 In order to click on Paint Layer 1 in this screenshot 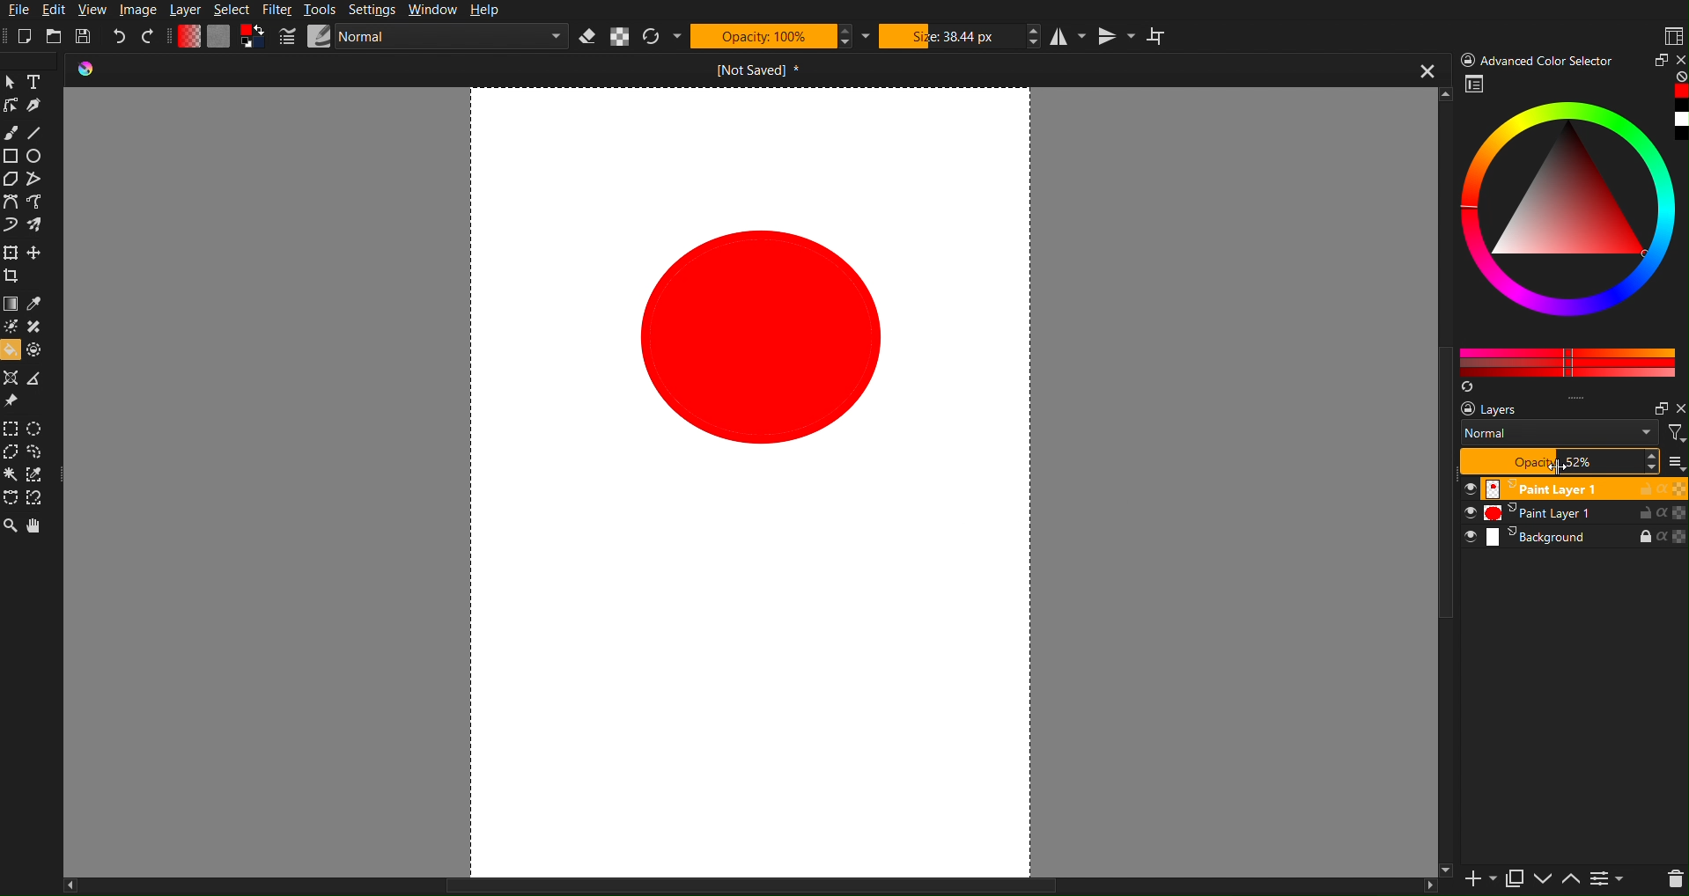, I will do `click(1574, 489)`.